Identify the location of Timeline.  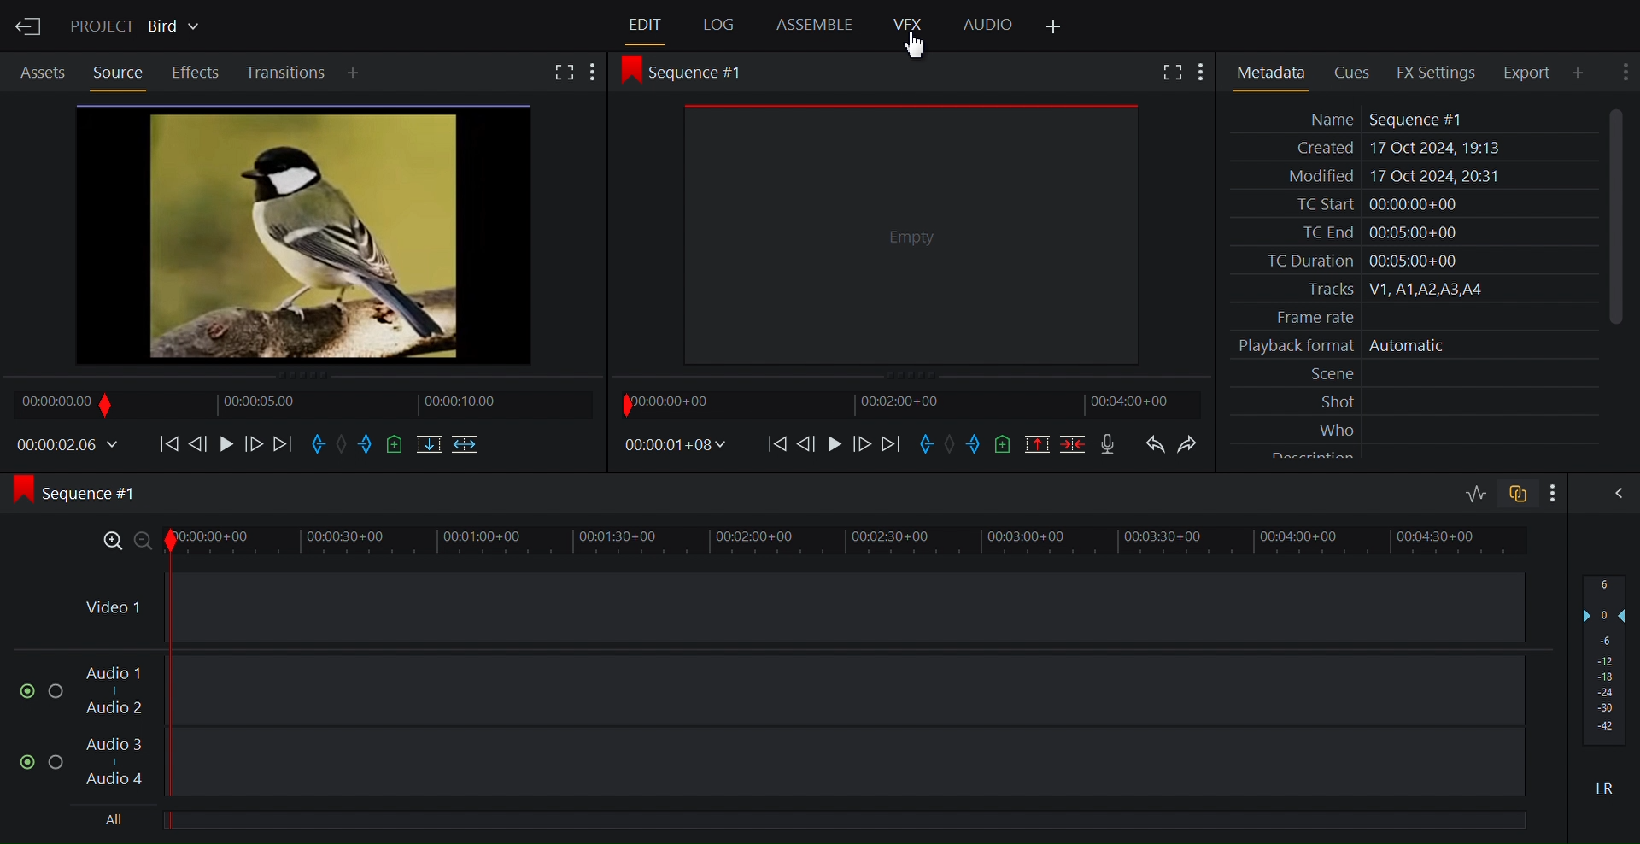
(296, 402).